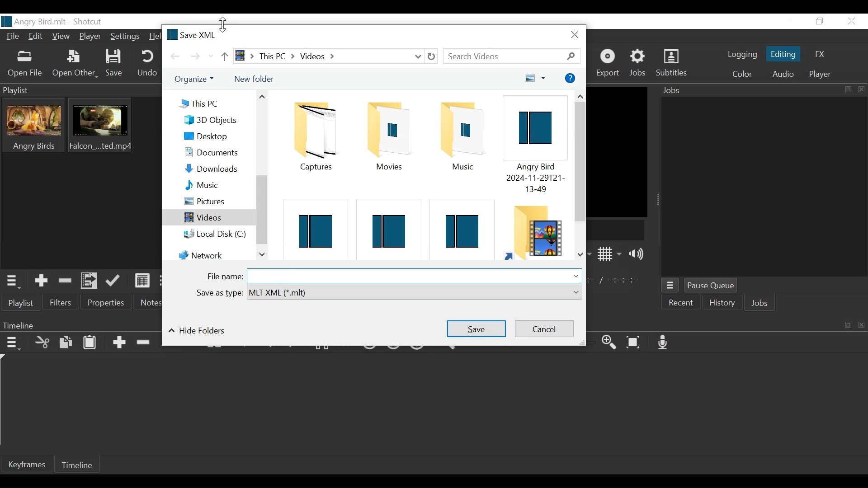 This screenshot has width=868, height=488. What do you see at coordinates (61, 303) in the screenshot?
I see `Filters` at bounding box center [61, 303].